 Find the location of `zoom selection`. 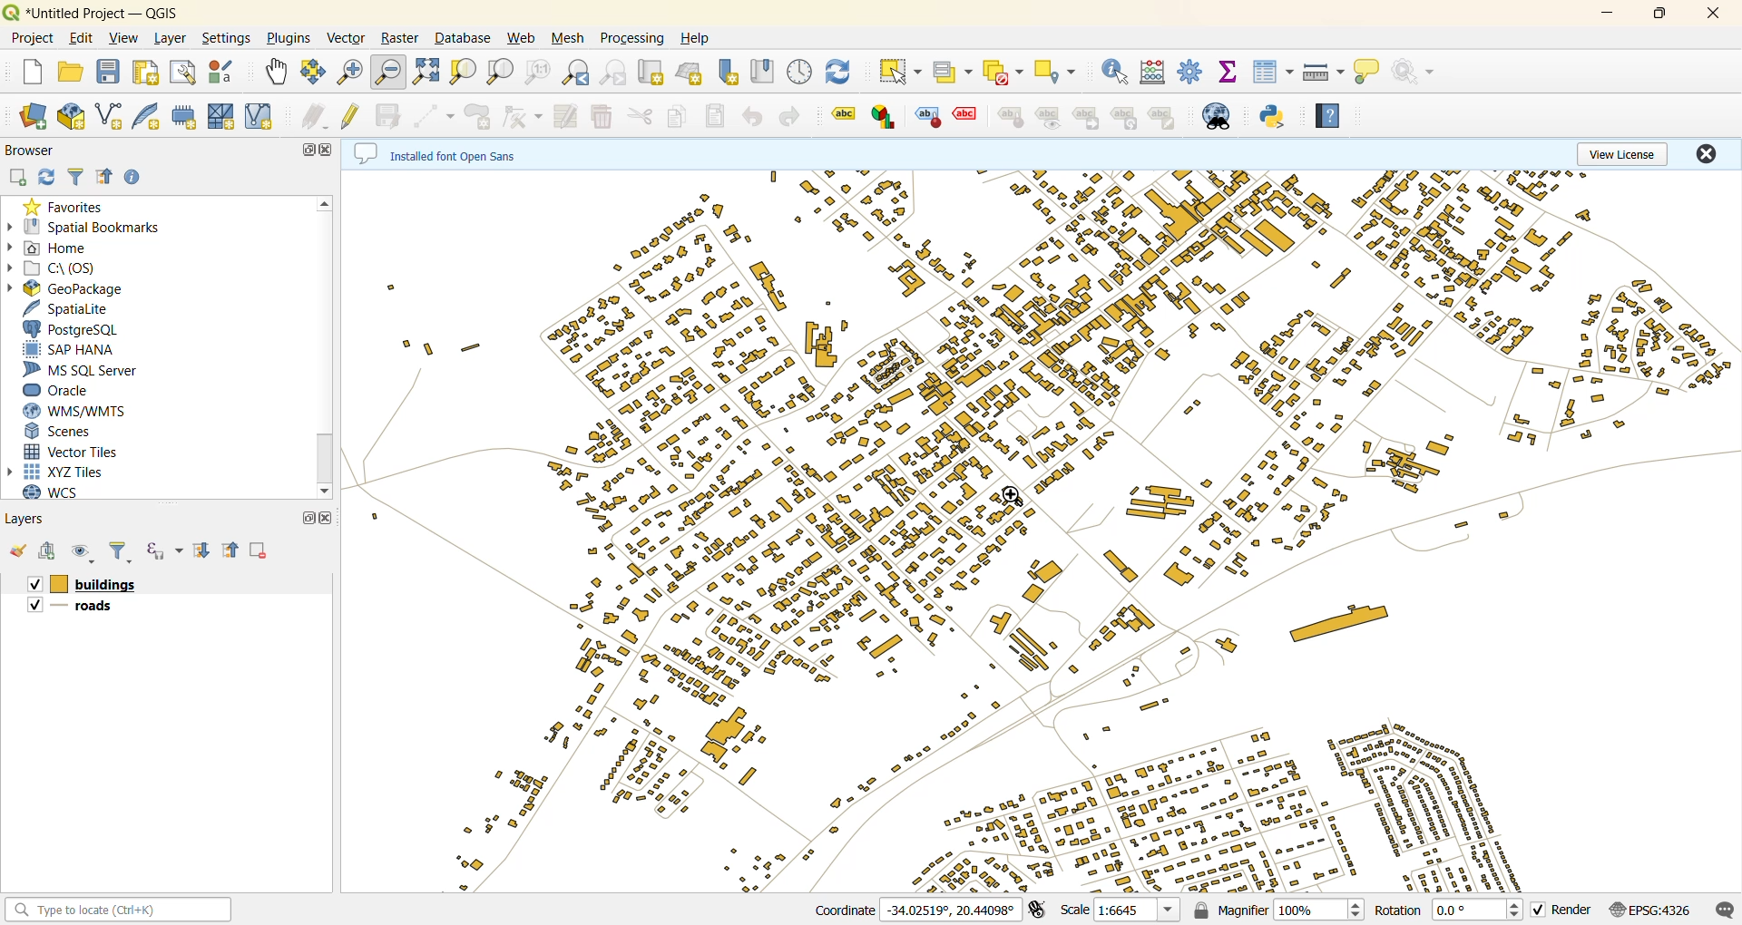

zoom selection is located at coordinates (462, 73).